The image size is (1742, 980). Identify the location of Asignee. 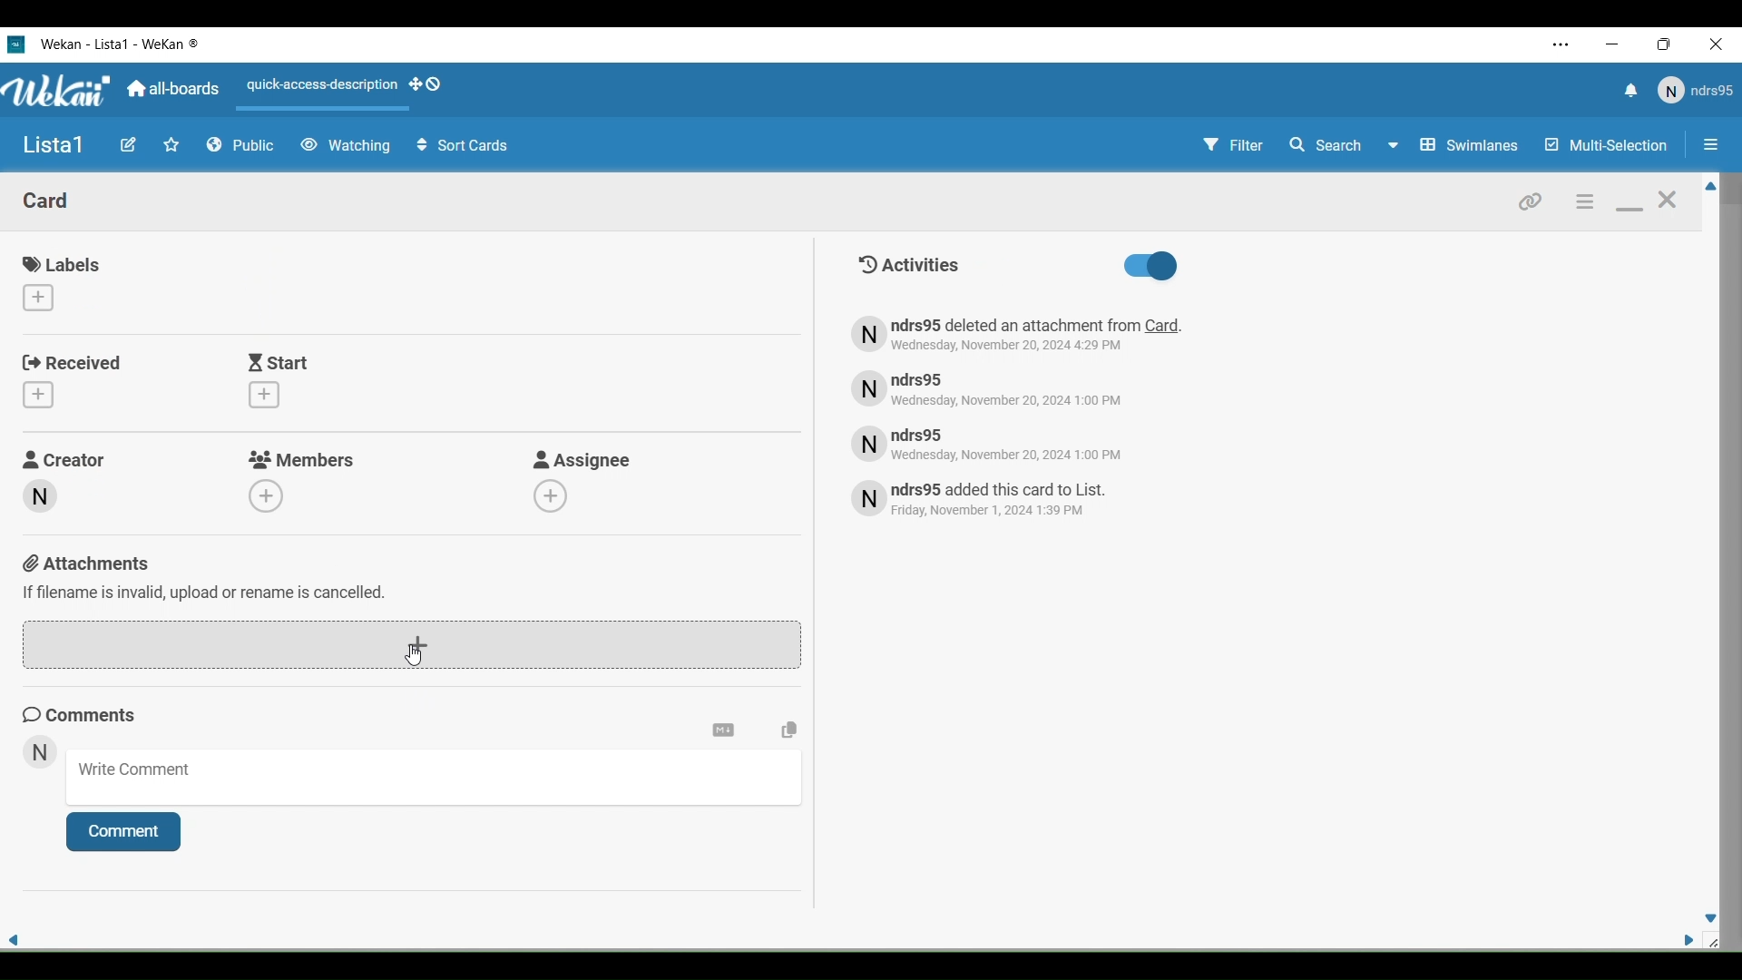
(583, 459).